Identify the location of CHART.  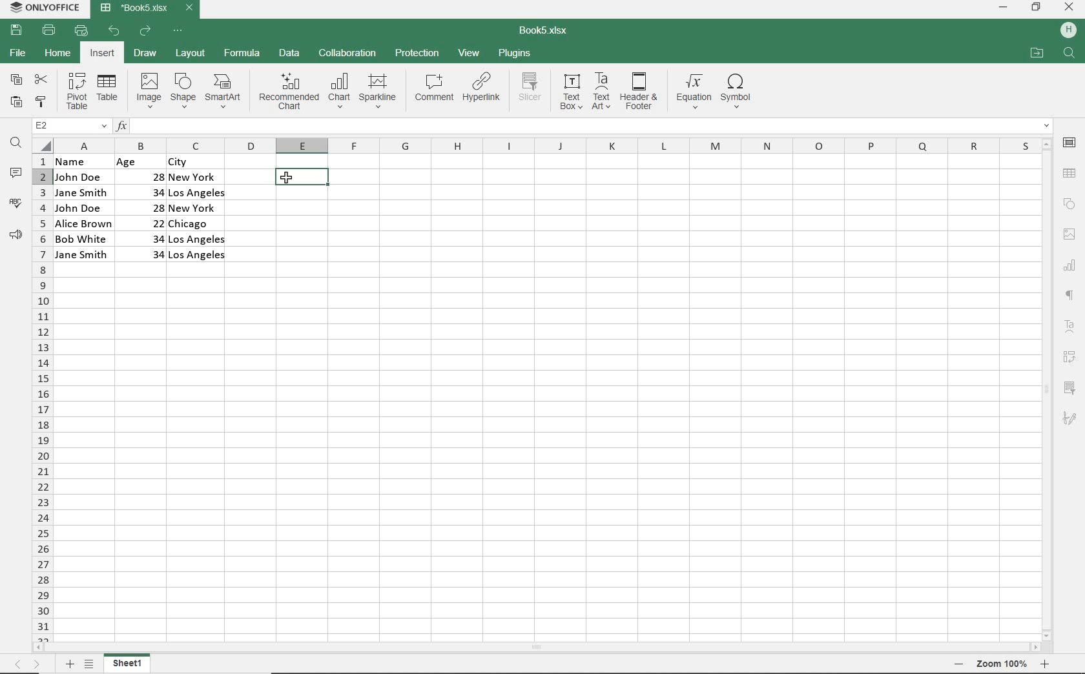
(338, 93).